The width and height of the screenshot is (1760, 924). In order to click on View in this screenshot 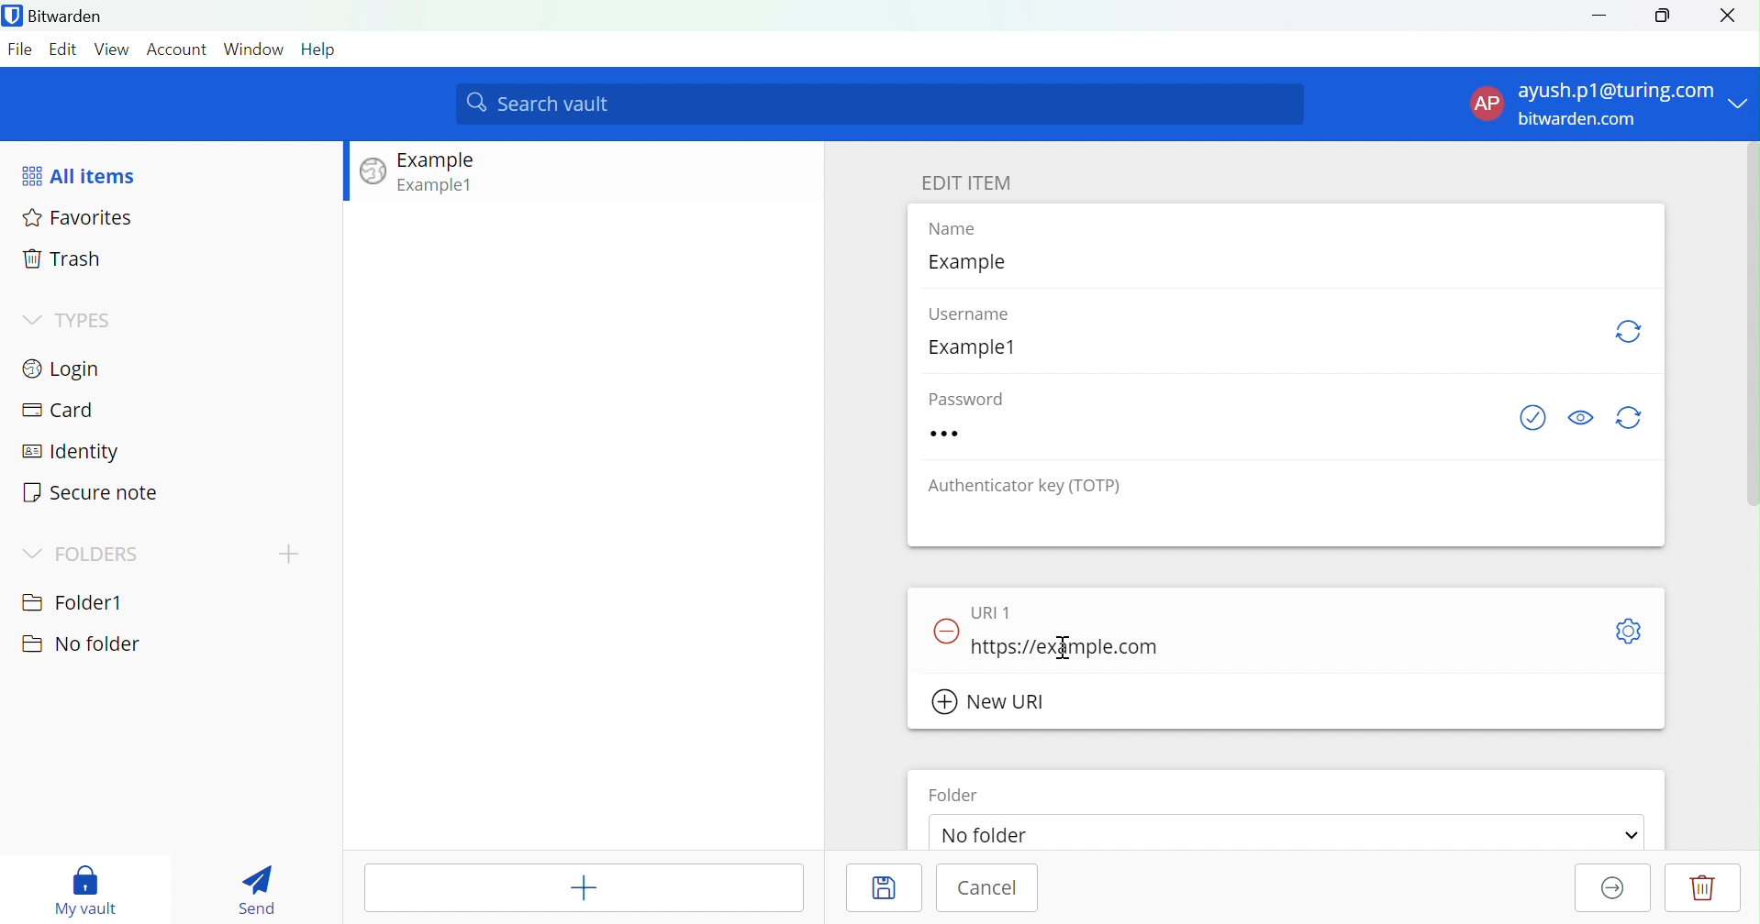, I will do `click(114, 49)`.